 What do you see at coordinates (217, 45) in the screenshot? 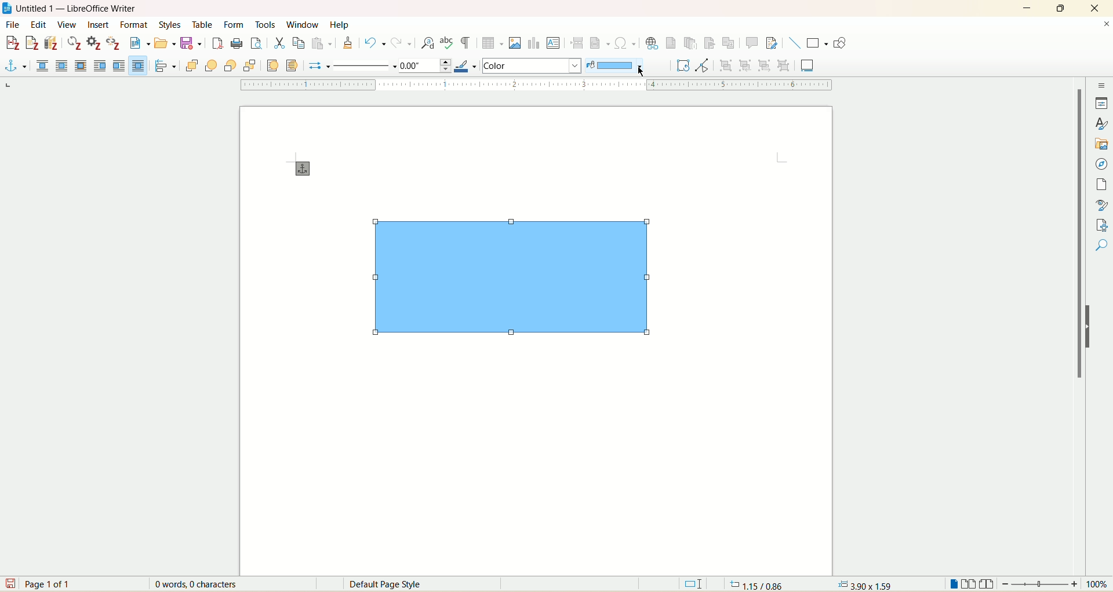
I see `export as PDF` at bounding box center [217, 45].